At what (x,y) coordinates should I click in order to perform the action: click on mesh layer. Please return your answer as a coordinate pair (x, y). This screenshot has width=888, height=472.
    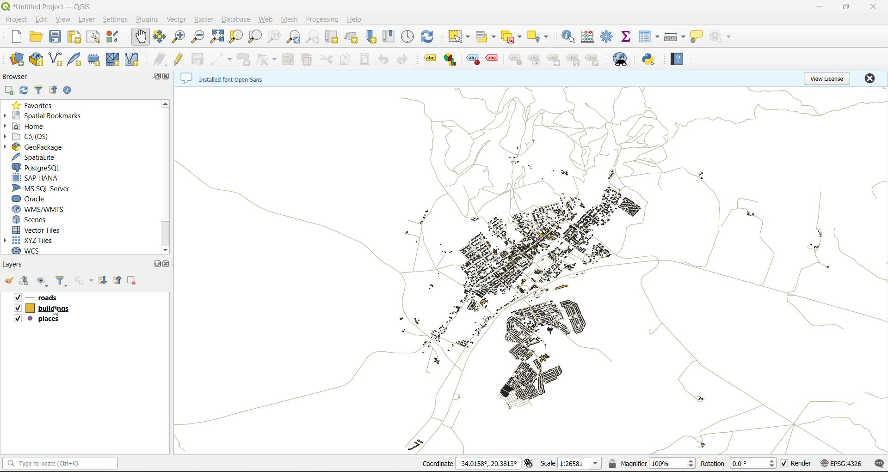
    Looking at the image, I should click on (112, 61).